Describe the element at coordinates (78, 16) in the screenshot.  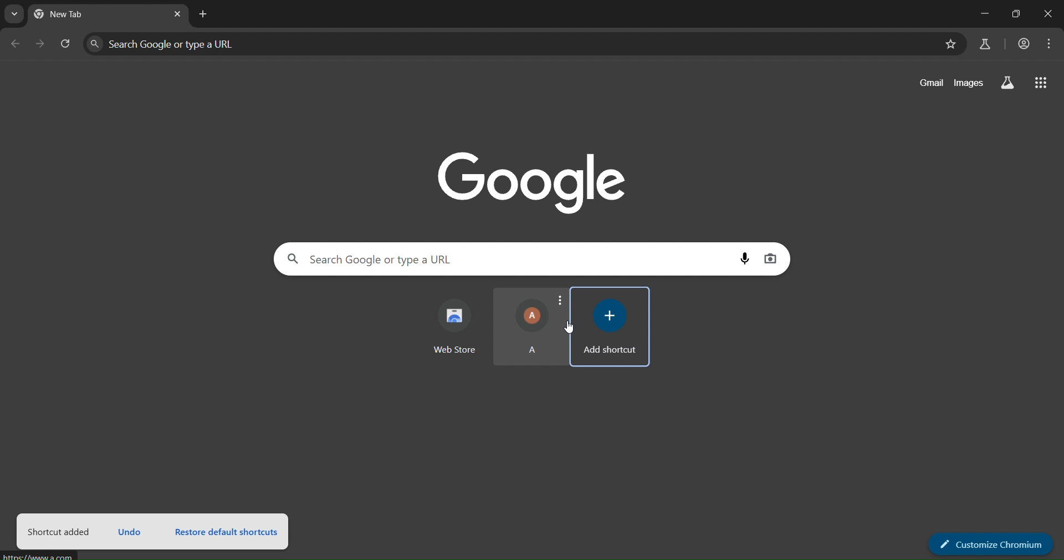
I see `current page` at that location.